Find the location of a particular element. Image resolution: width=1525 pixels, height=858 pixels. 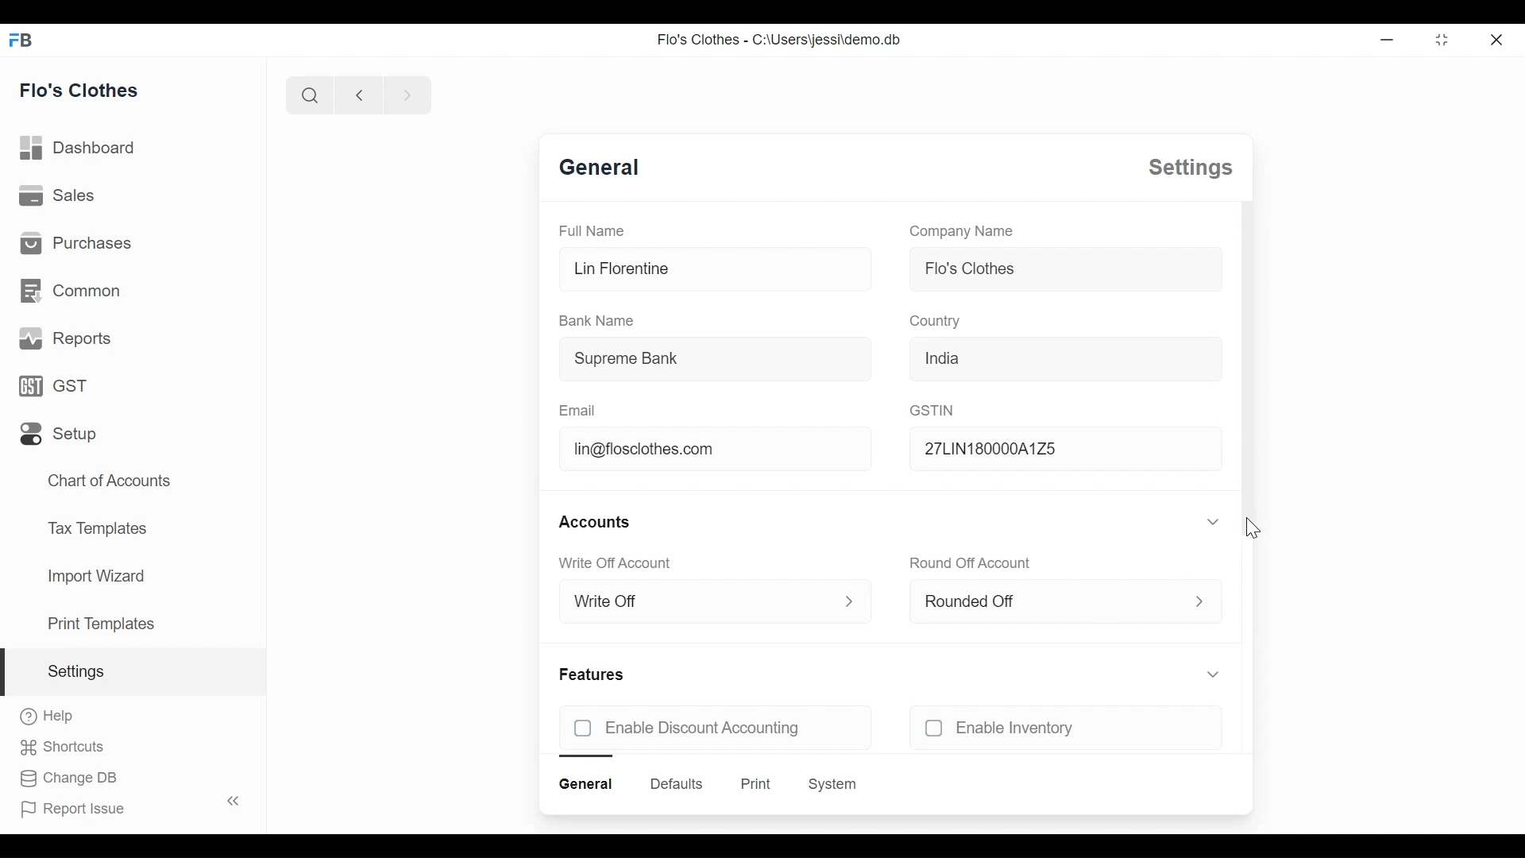

Common is located at coordinates (73, 293).